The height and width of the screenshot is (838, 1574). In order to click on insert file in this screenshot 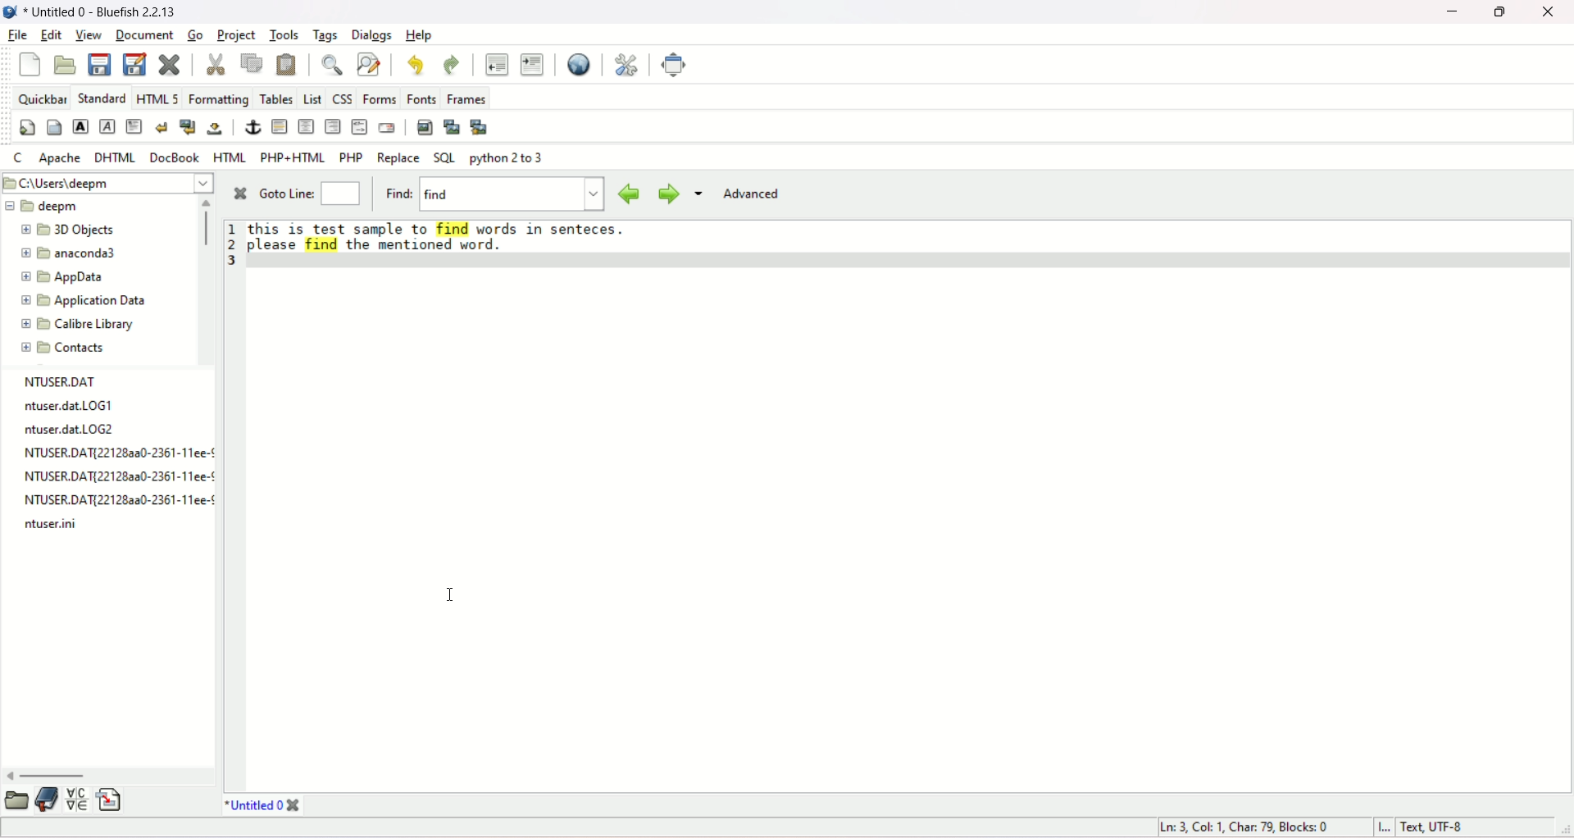, I will do `click(111, 801)`.